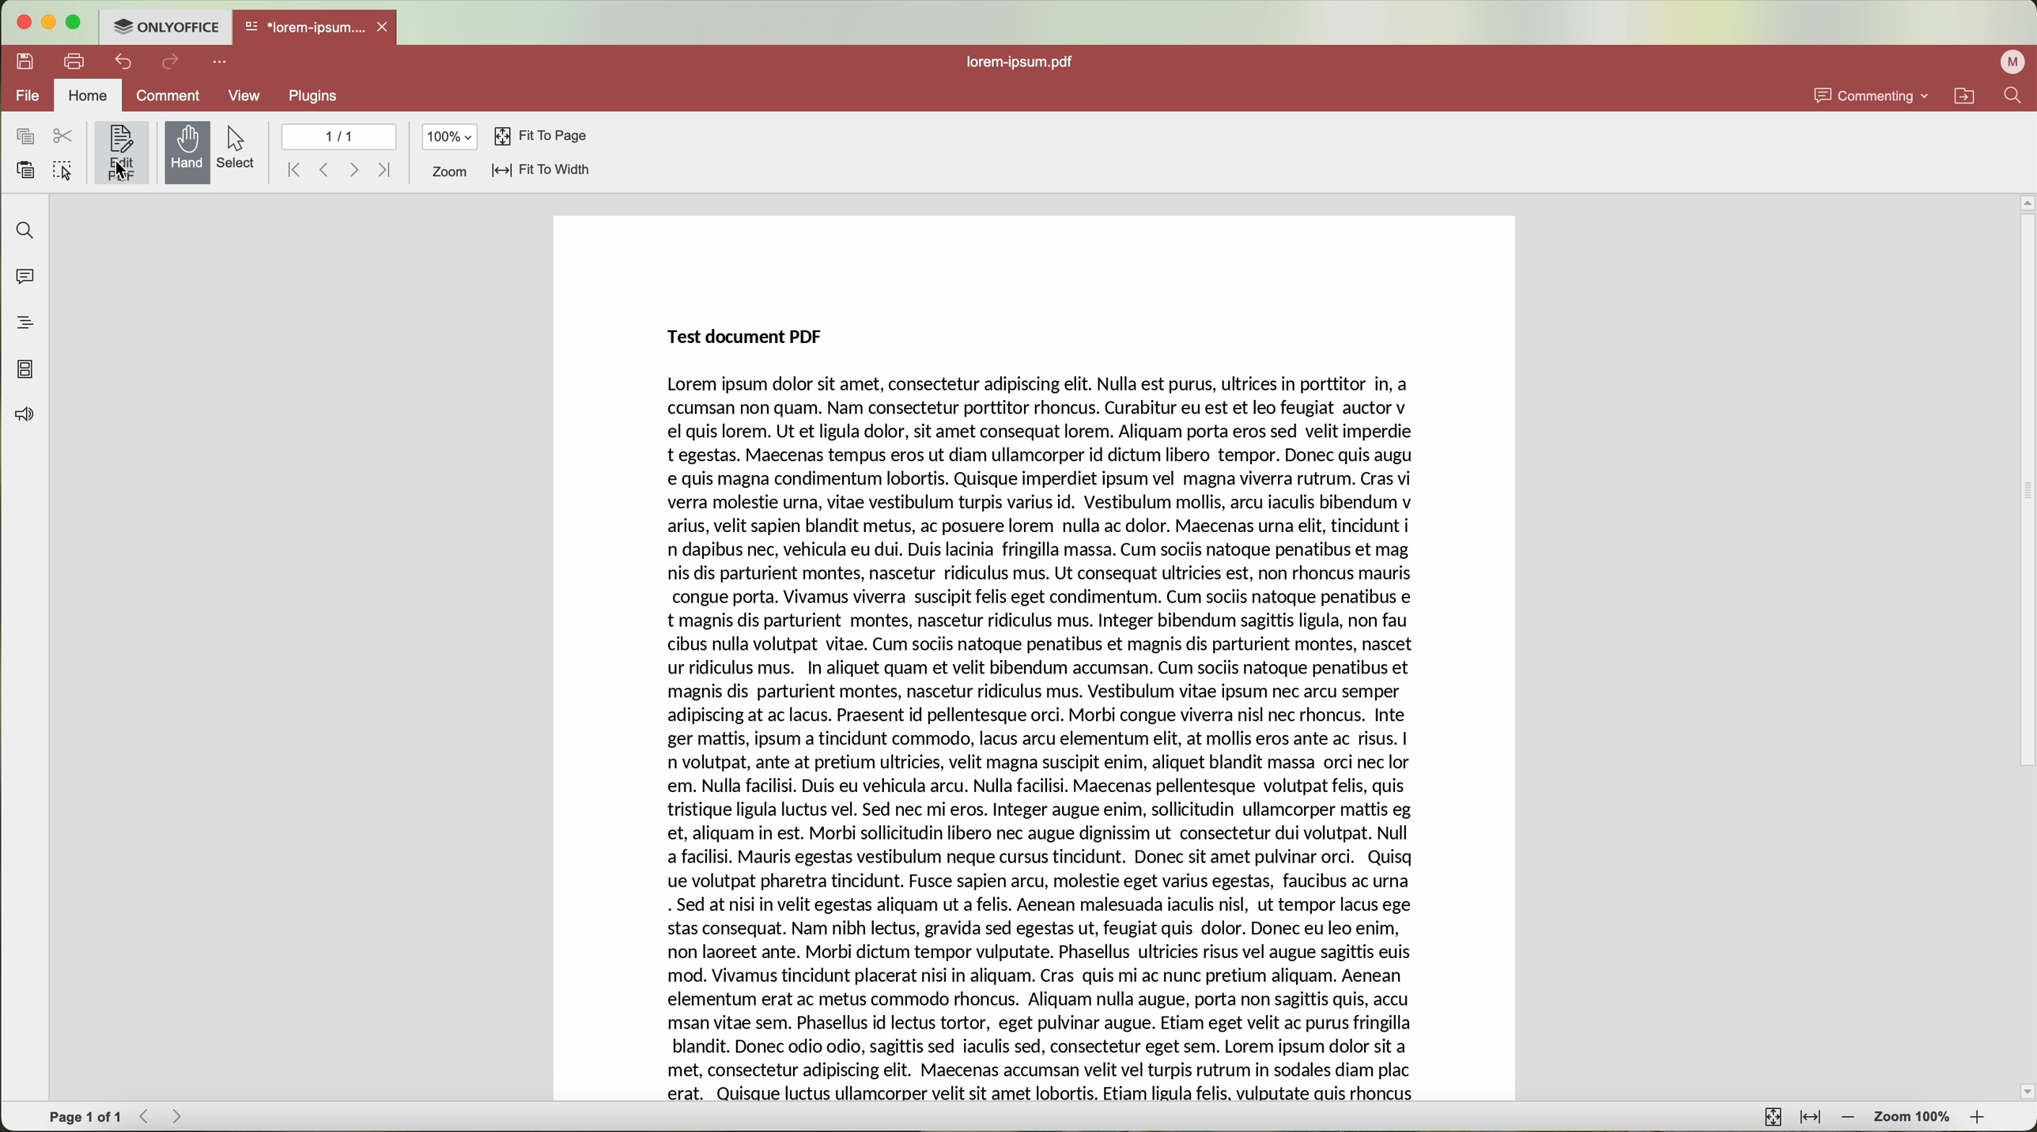 The width and height of the screenshot is (2037, 1132). I want to click on profile, so click(2009, 62).